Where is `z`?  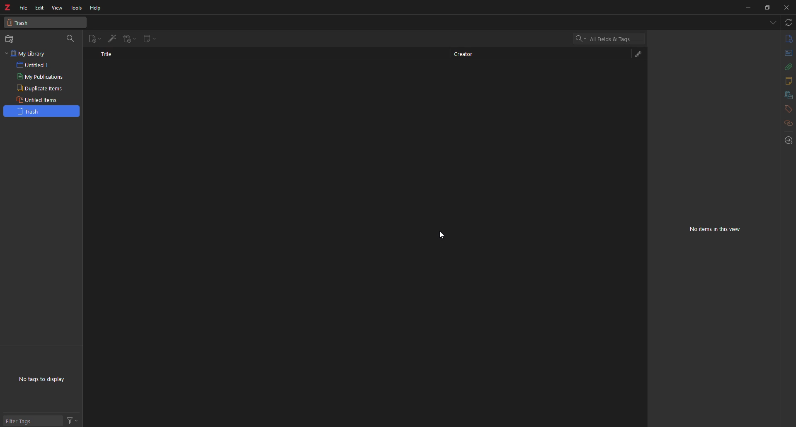 z is located at coordinates (7, 5).